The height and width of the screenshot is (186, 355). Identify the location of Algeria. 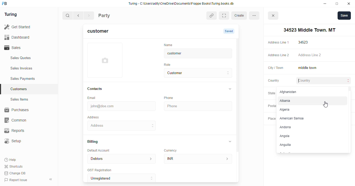
(311, 110).